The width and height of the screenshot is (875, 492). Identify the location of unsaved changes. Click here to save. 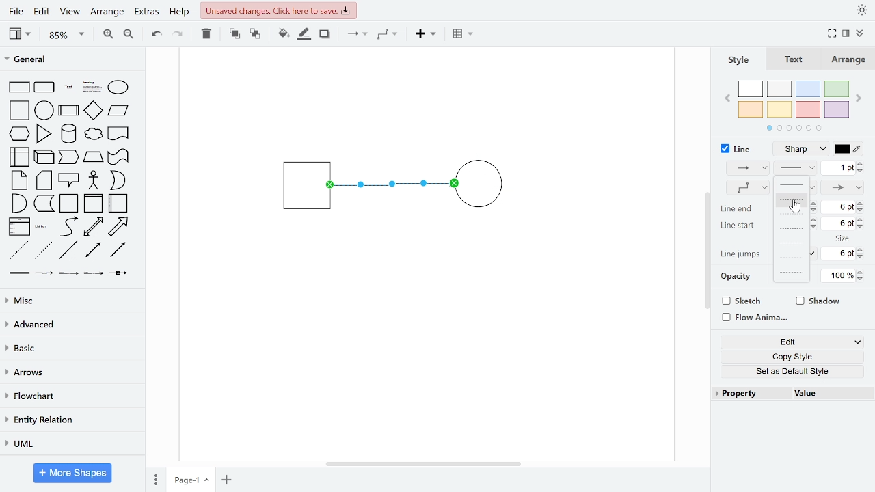
(279, 10).